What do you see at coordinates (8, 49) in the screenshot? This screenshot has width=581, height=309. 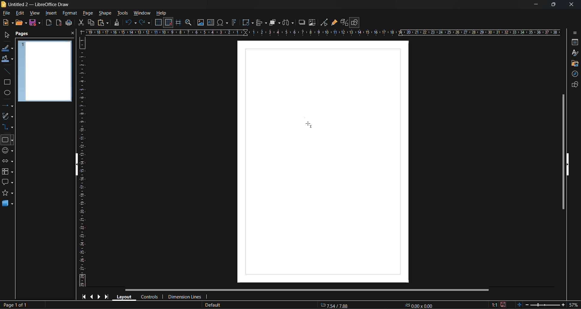 I see `line color` at bounding box center [8, 49].